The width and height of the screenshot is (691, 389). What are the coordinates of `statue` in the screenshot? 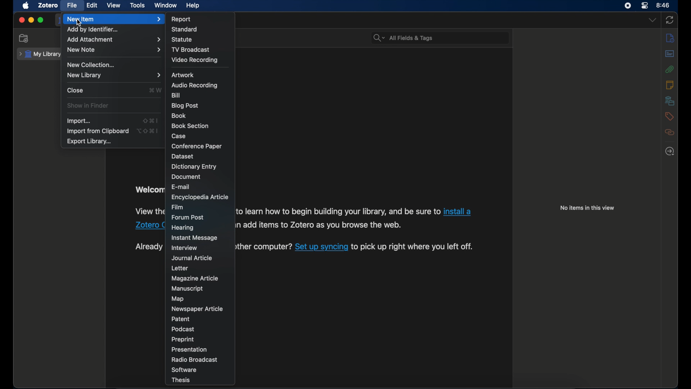 It's located at (182, 40).